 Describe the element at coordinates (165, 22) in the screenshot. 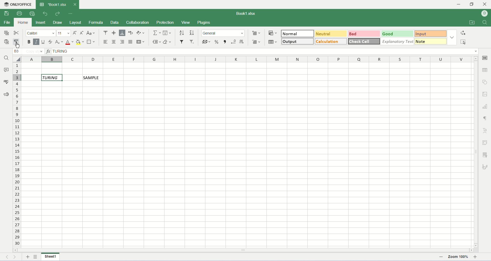

I see `protection` at that location.